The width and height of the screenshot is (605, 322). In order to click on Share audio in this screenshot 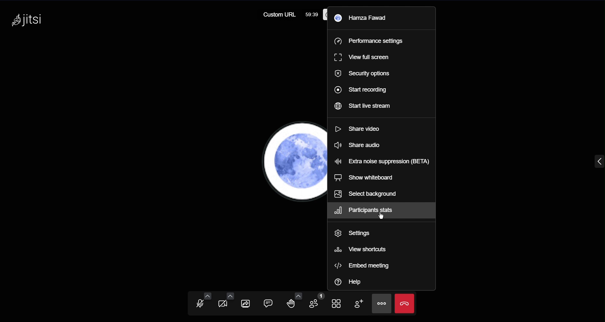, I will do `click(359, 146)`.